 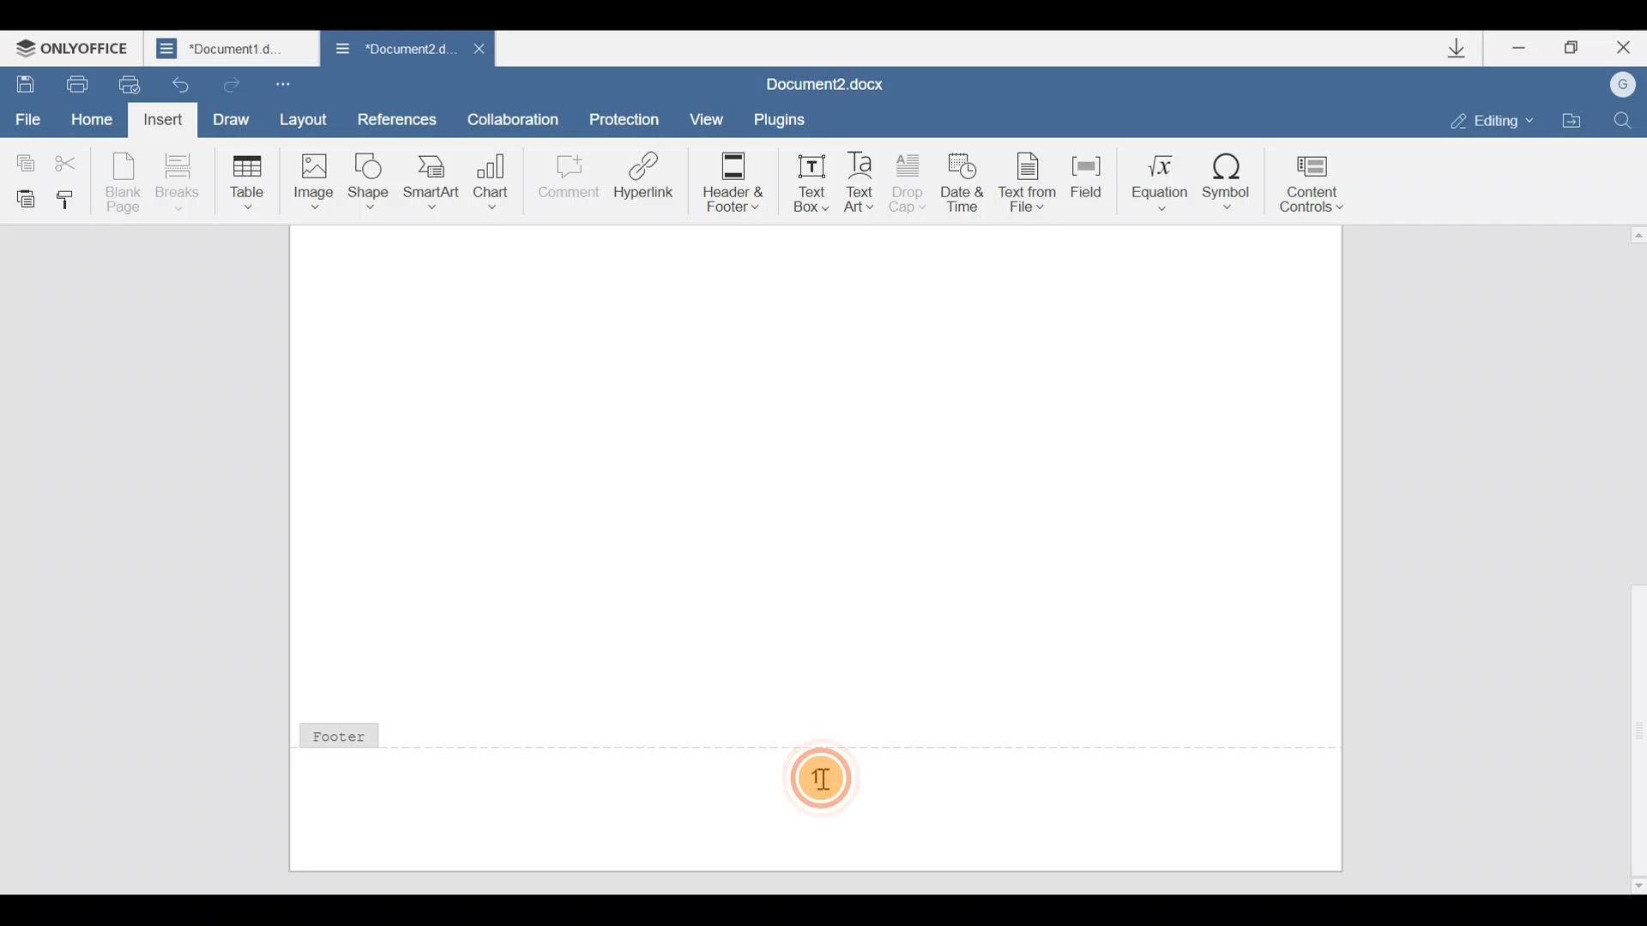 I want to click on Downloads, so click(x=1457, y=48).